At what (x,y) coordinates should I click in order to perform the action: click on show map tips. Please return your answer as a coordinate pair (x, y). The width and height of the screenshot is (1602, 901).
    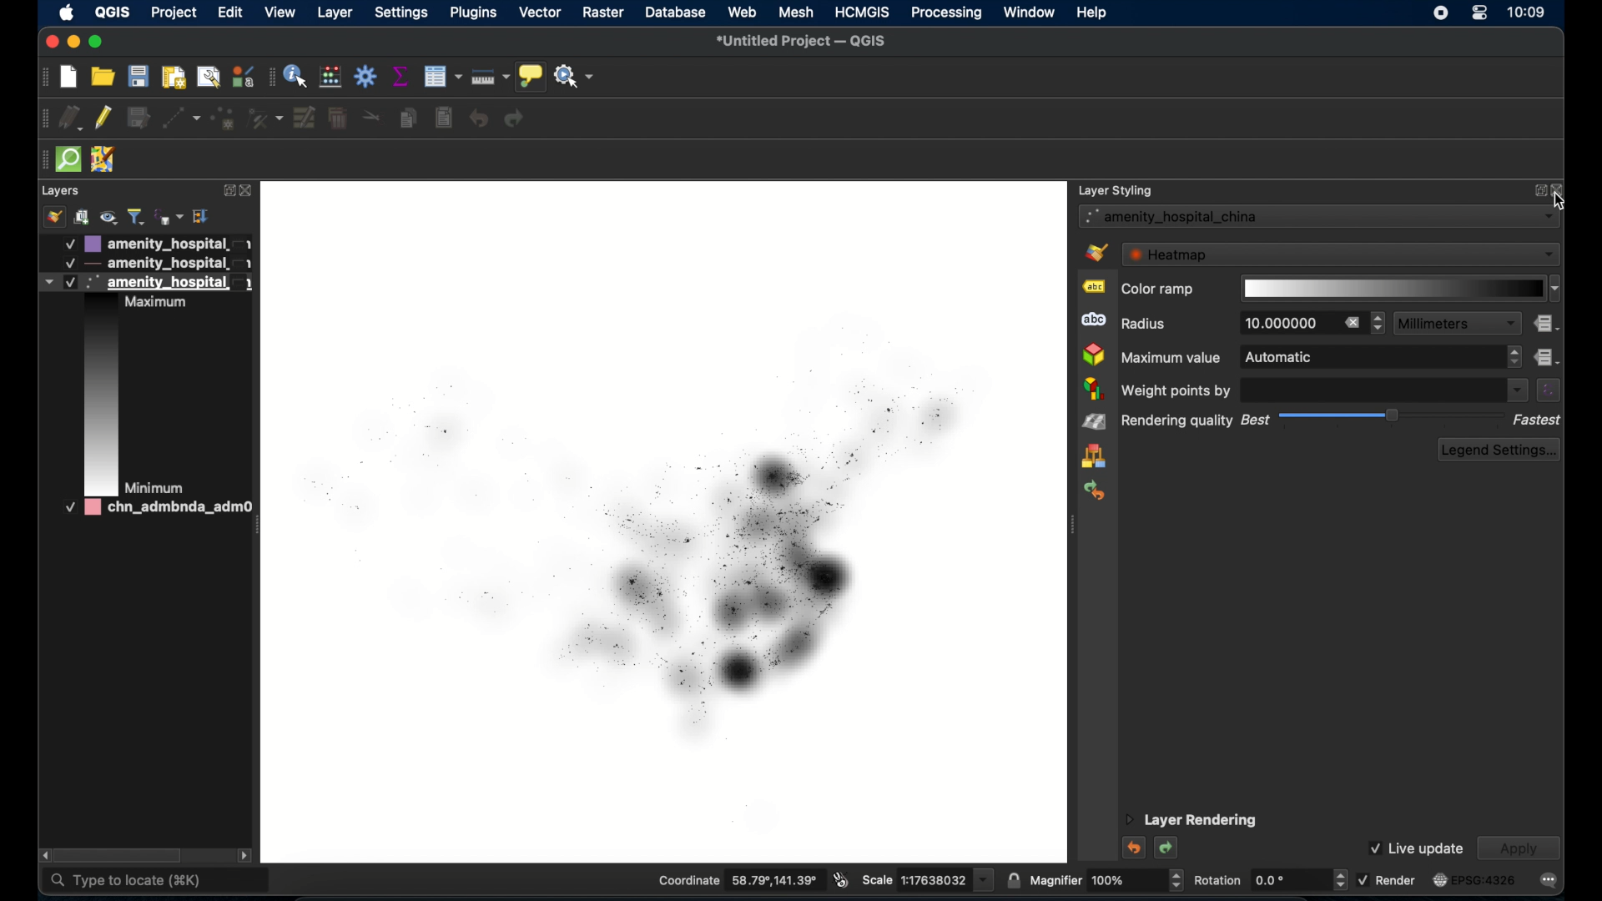
    Looking at the image, I should click on (531, 75).